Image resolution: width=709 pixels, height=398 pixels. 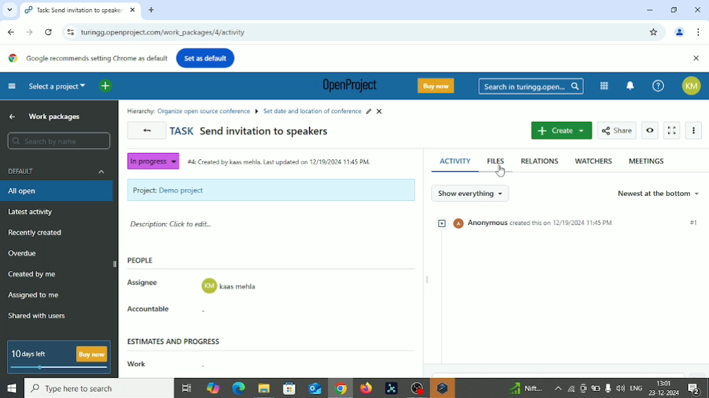 I want to click on Close, so click(x=696, y=59).